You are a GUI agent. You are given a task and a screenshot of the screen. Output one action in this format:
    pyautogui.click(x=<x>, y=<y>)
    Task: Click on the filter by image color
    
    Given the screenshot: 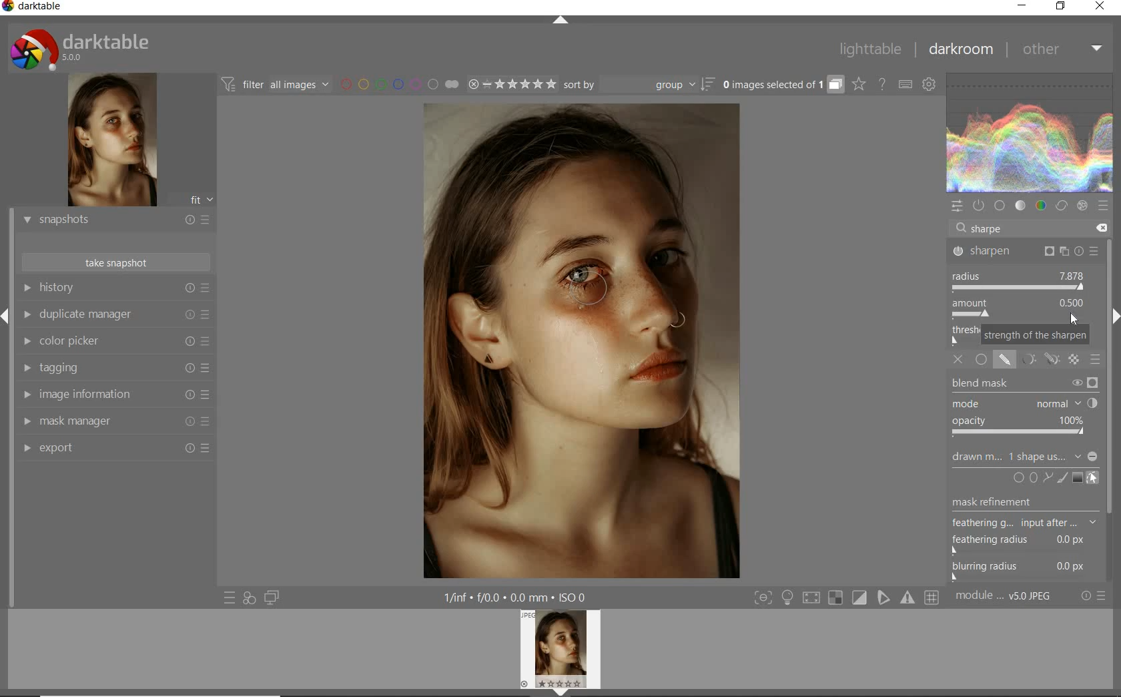 What is the action you would take?
    pyautogui.click(x=399, y=85)
    